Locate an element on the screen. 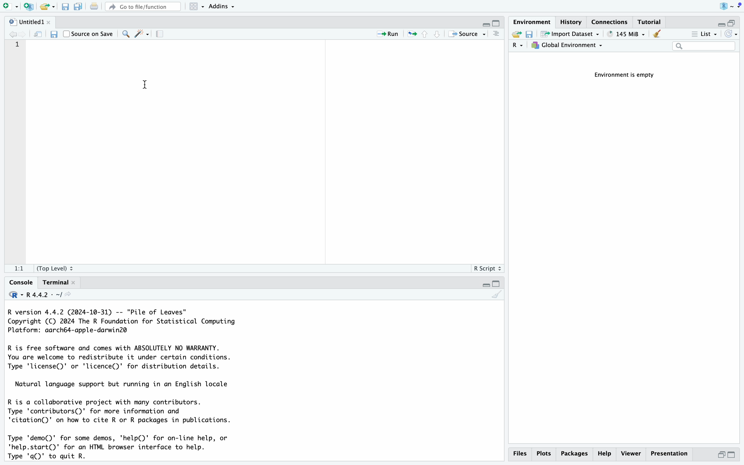  viewer is located at coordinates (631, 454).